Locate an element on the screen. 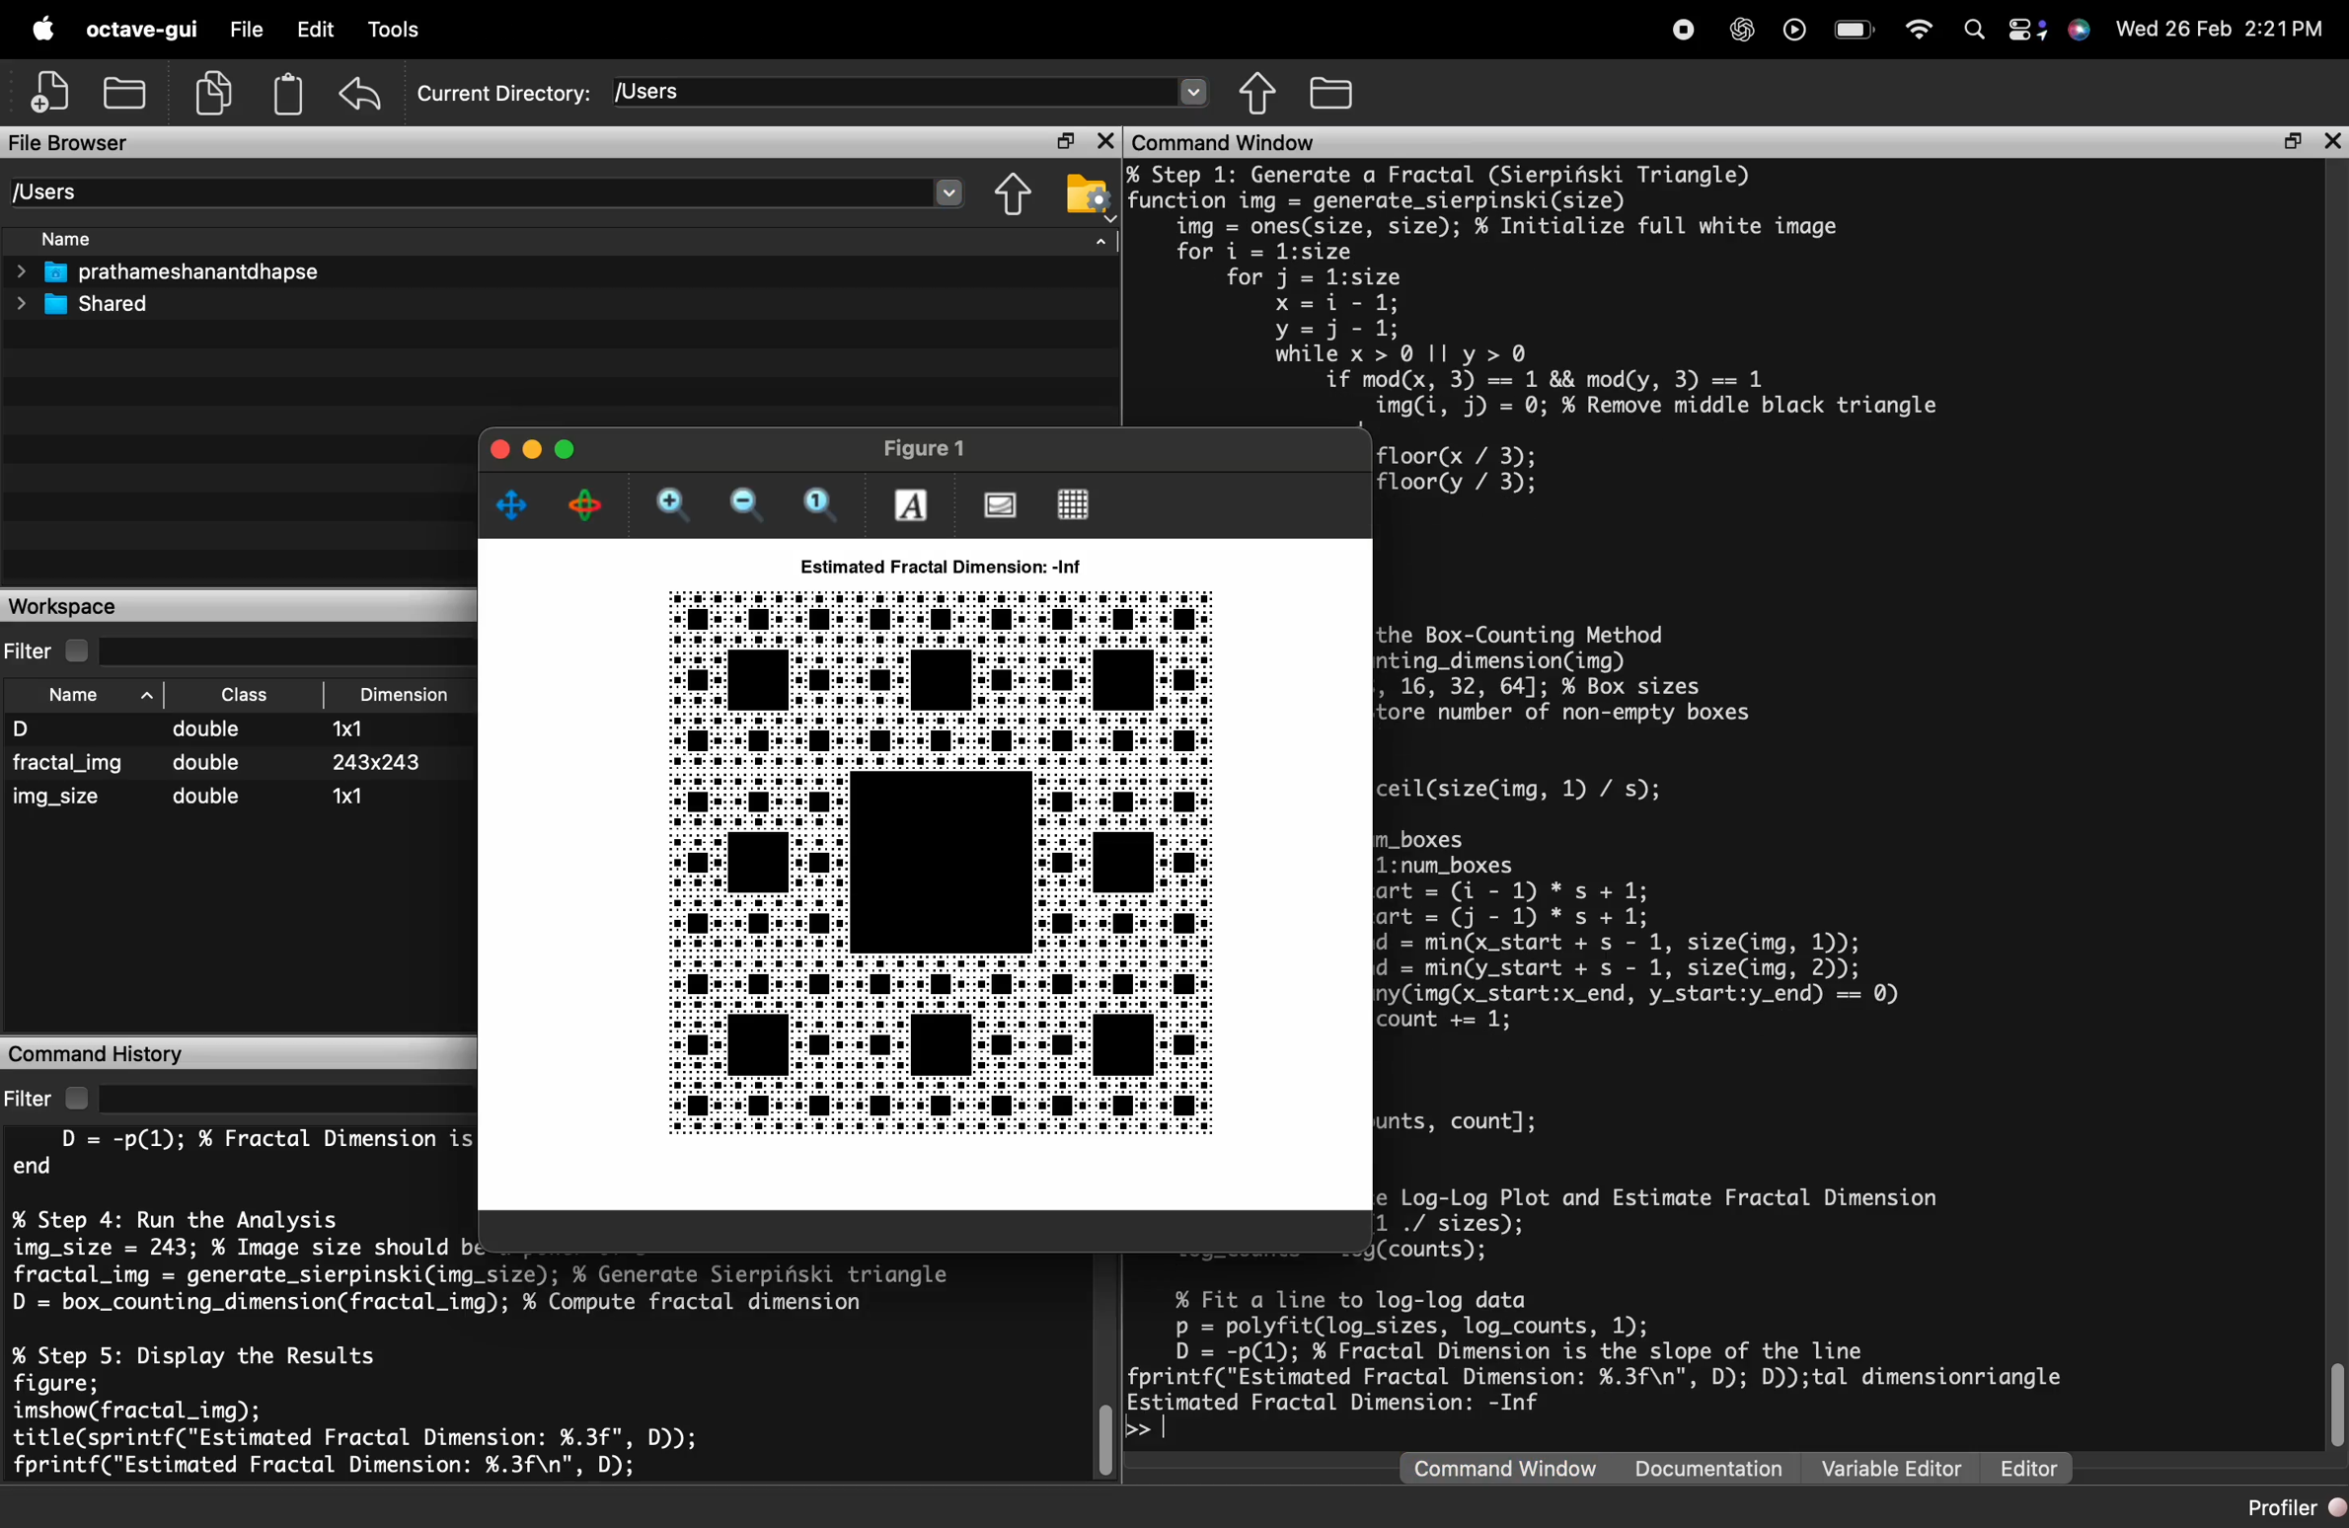 The height and width of the screenshot is (1528, 2349). Command Window is located at coordinates (1507, 1474).